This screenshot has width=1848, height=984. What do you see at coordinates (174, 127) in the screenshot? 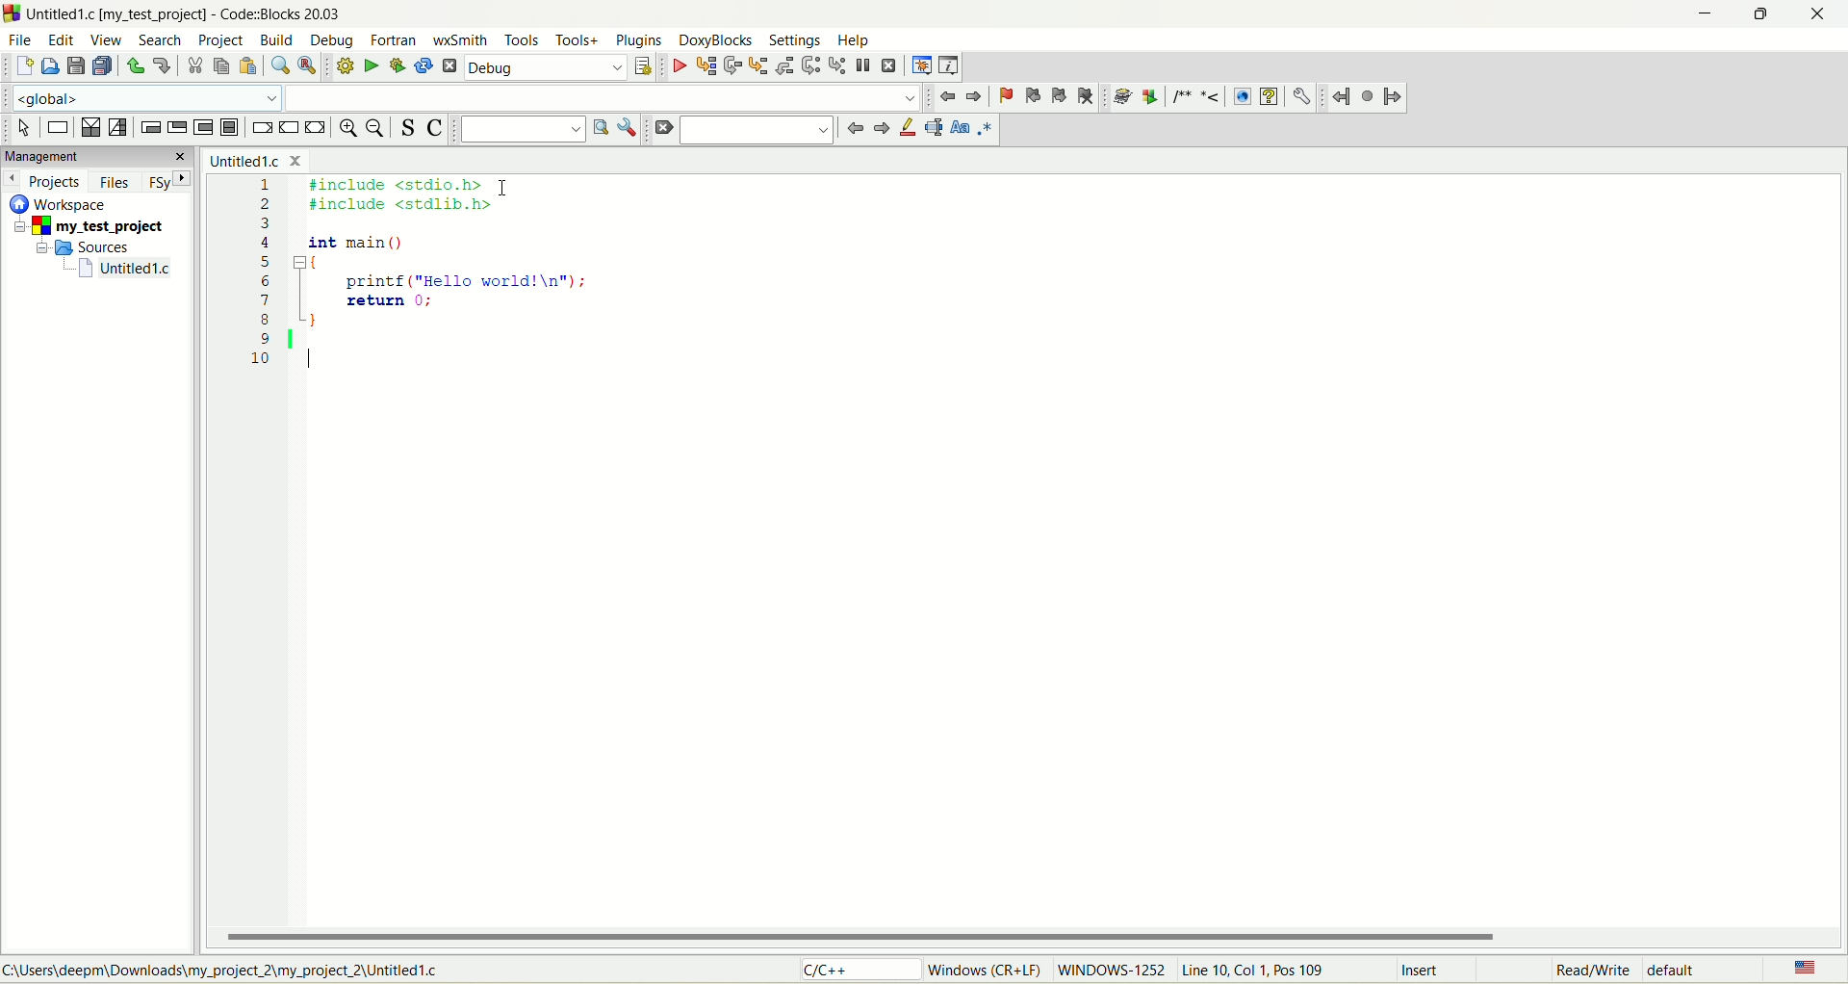
I see `exit condition loop` at bounding box center [174, 127].